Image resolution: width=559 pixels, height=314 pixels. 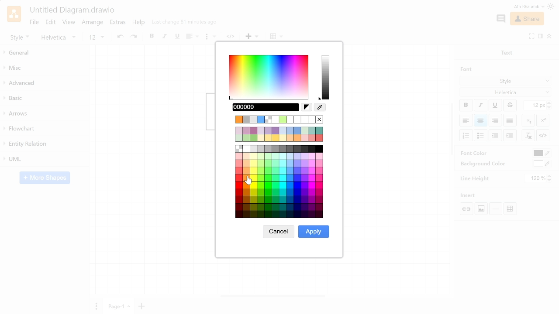 I want to click on Edit, so click(x=51, y=22).